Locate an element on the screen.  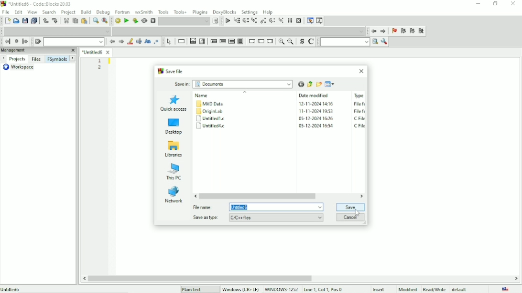
Continue-instruction is located at coordinates (261, 42).